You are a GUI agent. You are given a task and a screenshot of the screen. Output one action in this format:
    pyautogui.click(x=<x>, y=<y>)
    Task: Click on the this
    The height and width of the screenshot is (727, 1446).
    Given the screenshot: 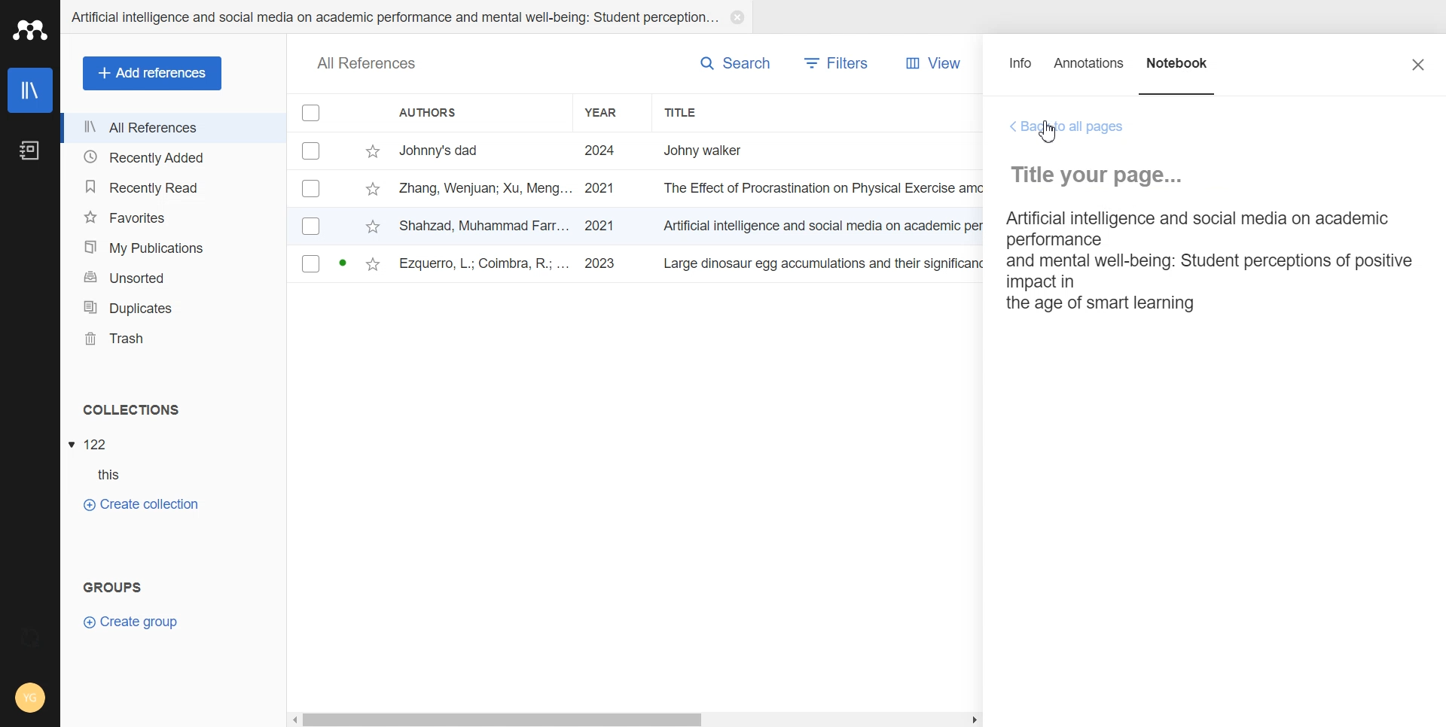 What is the action you would take?
    pyautogui.click(x=117, y=475)
    